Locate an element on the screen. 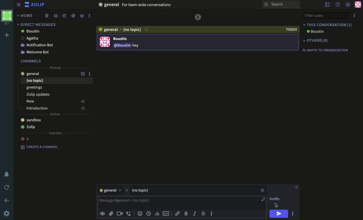  visible is located at coordinates (103, 213).